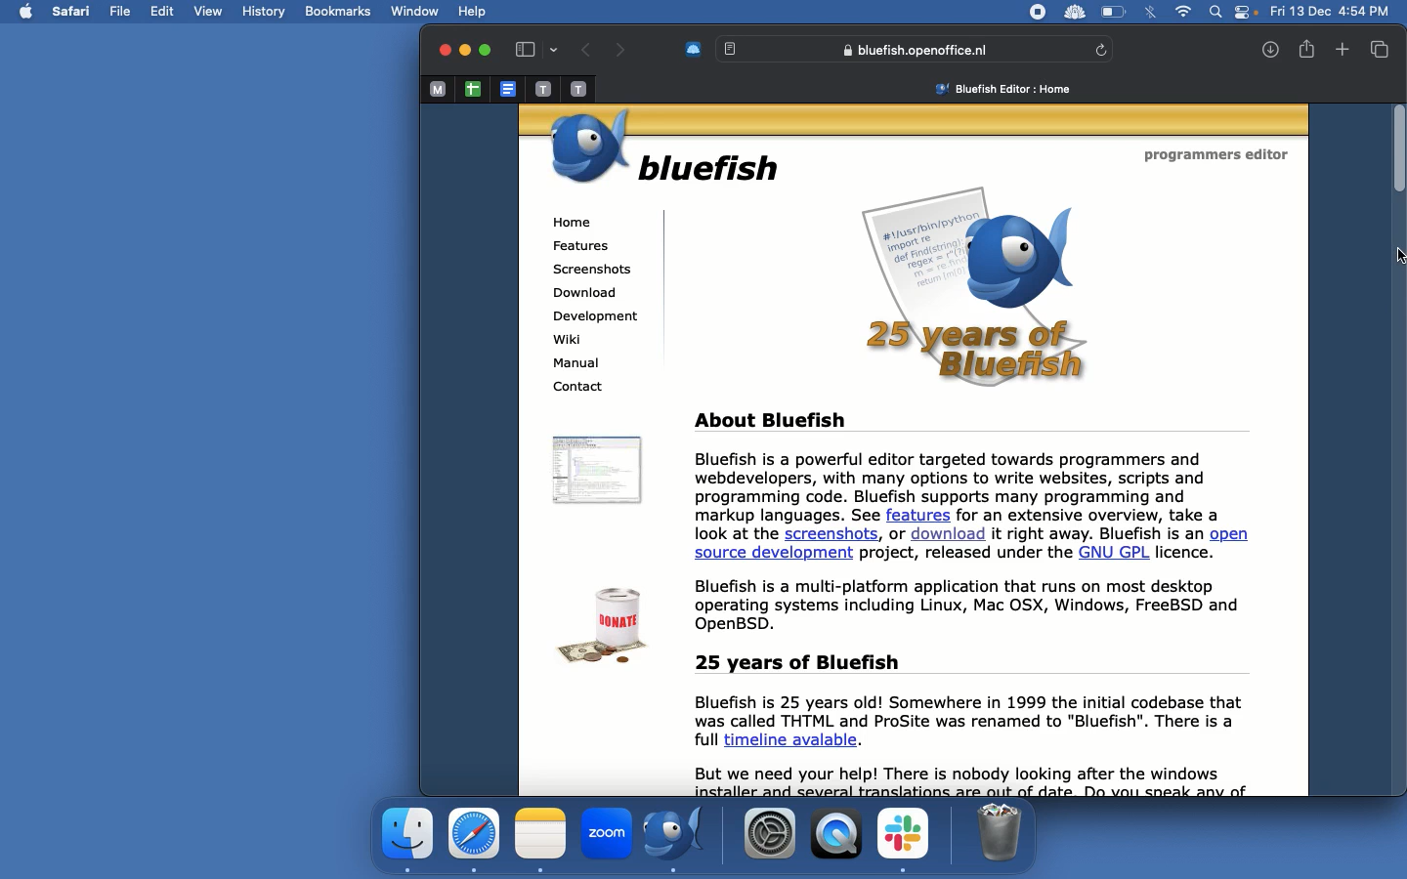 This screenshot has width=1407, height=879. What do you see at coordinates (584, 269) in the screenshot?
I see `Screenshots` at bounding box center [584, 269].